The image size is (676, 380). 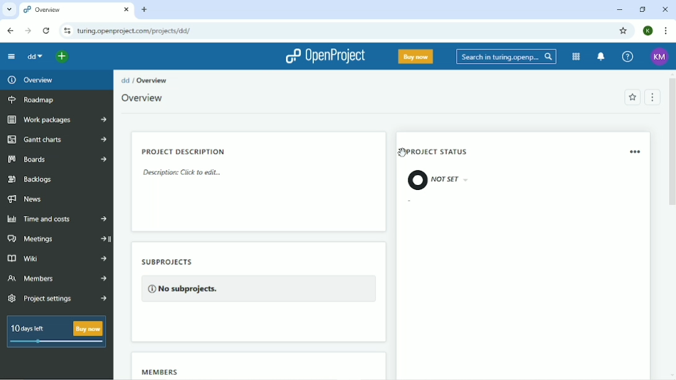 What do you see at coordinates (326, 57) in the screenshot?
I see `OpenProject` at bounding box center [326, 57].